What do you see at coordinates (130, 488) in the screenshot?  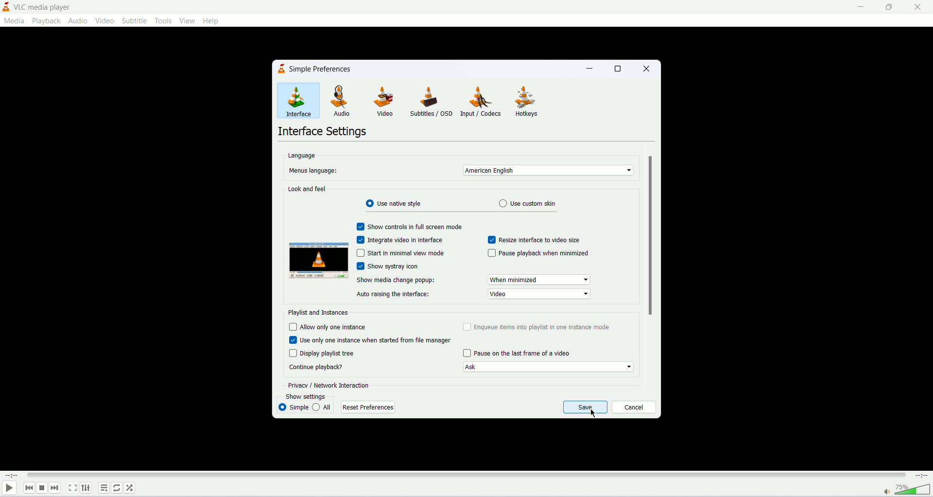 I see `random` at bounding box center [130, 488].